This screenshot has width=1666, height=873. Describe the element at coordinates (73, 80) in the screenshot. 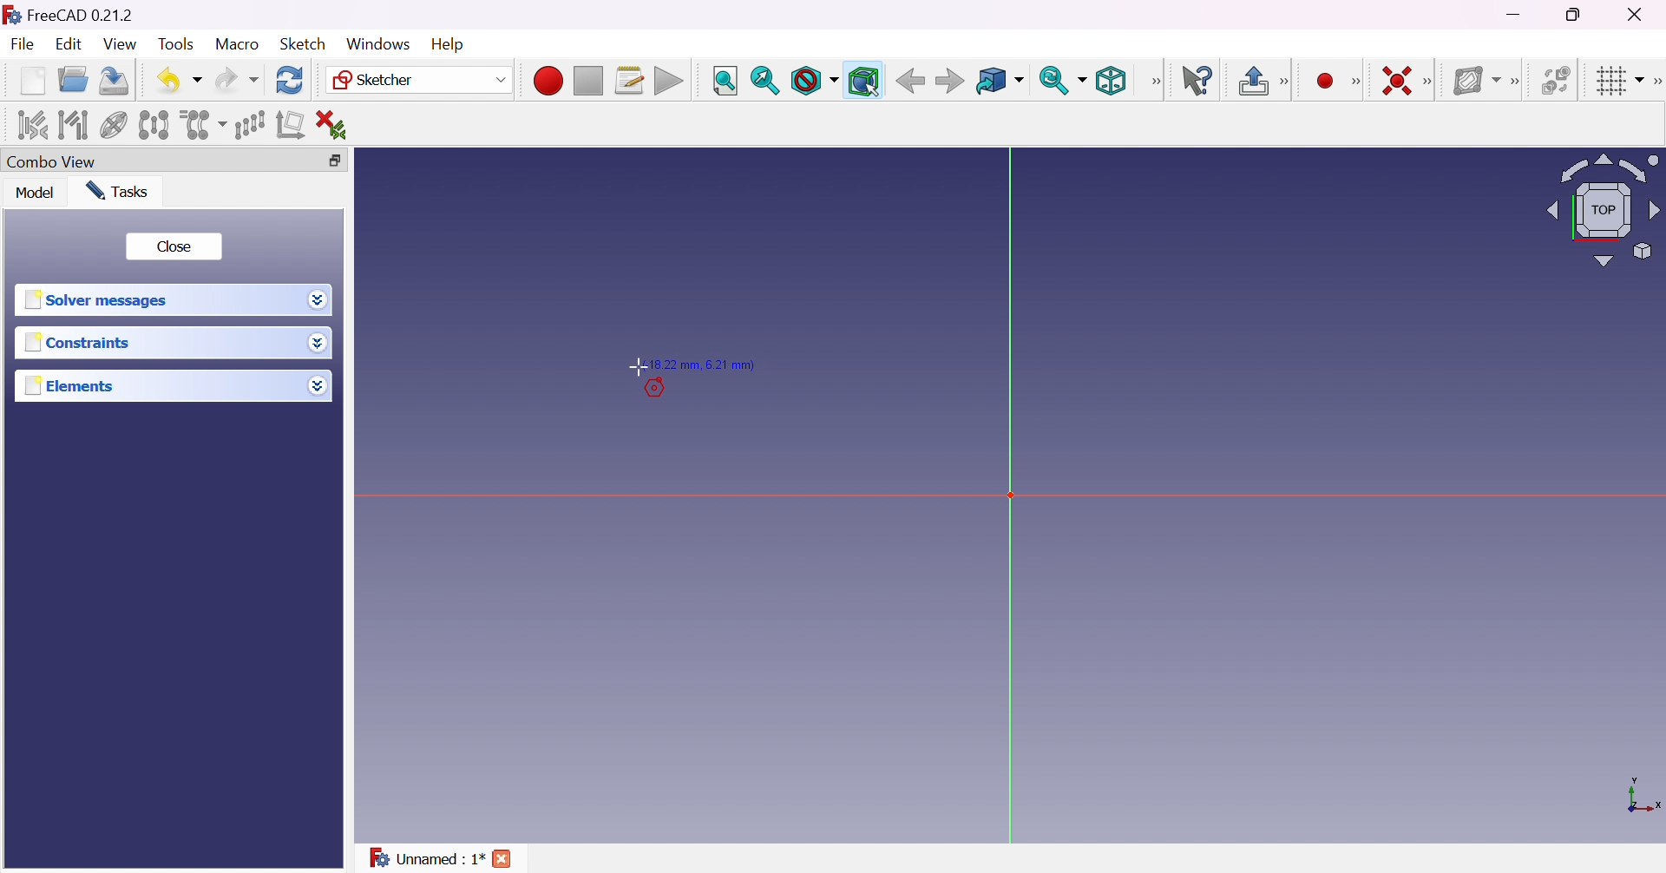

I see `Open` at that location.